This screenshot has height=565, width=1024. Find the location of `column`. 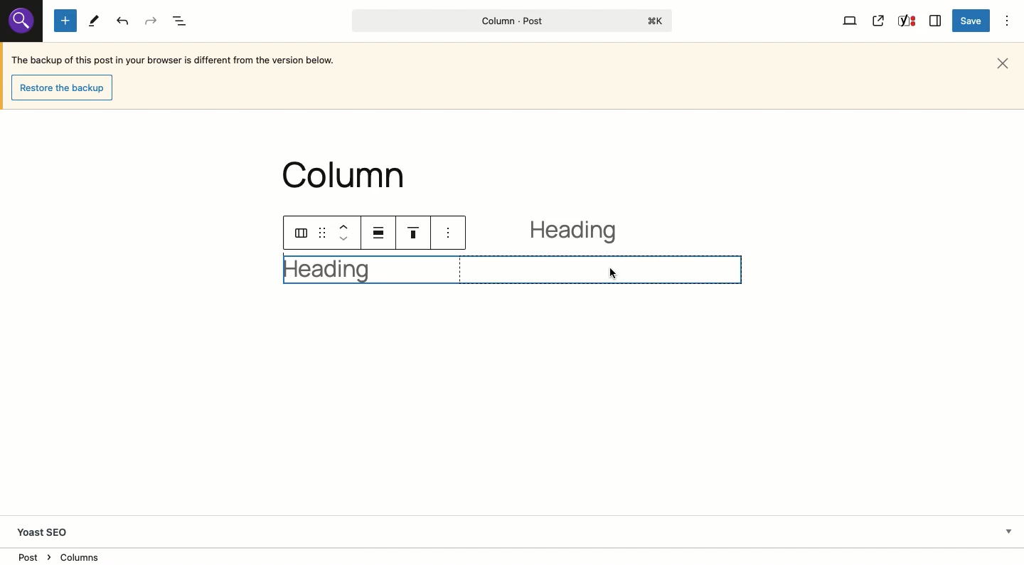

column is located at coordinates (349, 176).